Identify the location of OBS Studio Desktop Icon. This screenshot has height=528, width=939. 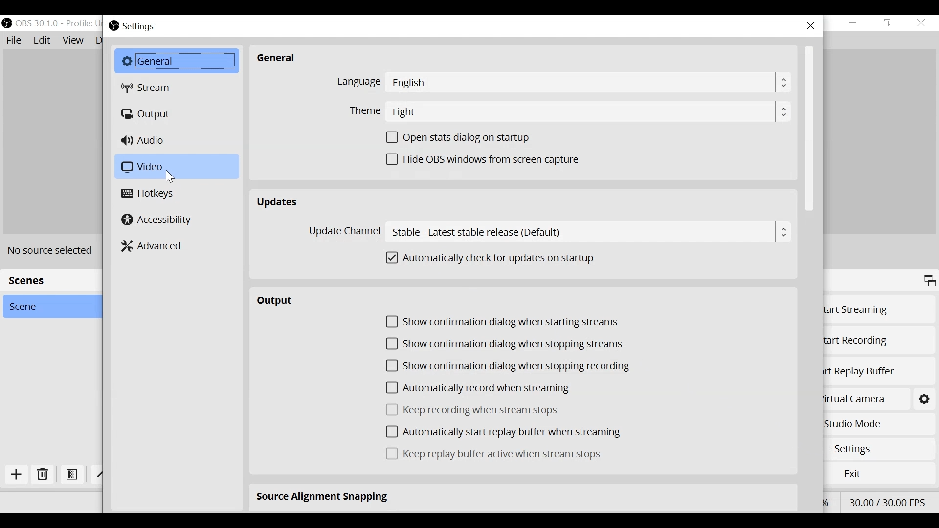
(6, 22).